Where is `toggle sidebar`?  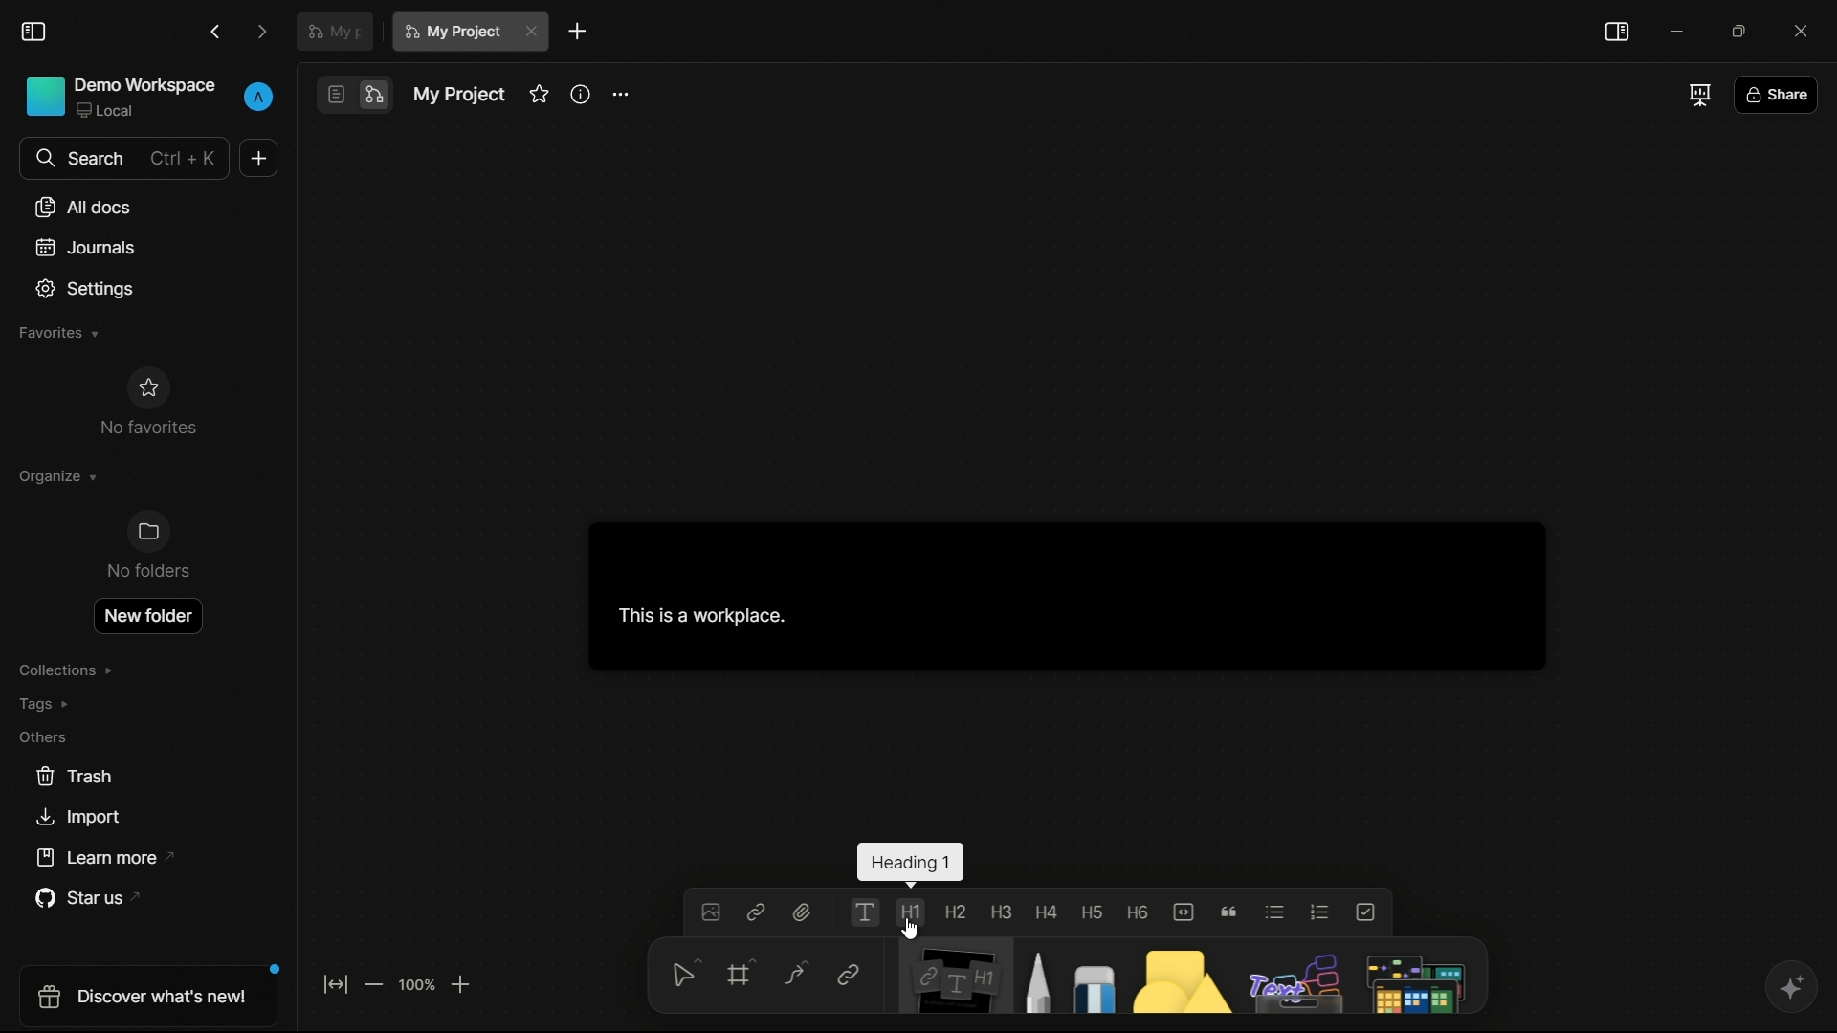
toggle sidebar is located at coordinates (1618, 33).